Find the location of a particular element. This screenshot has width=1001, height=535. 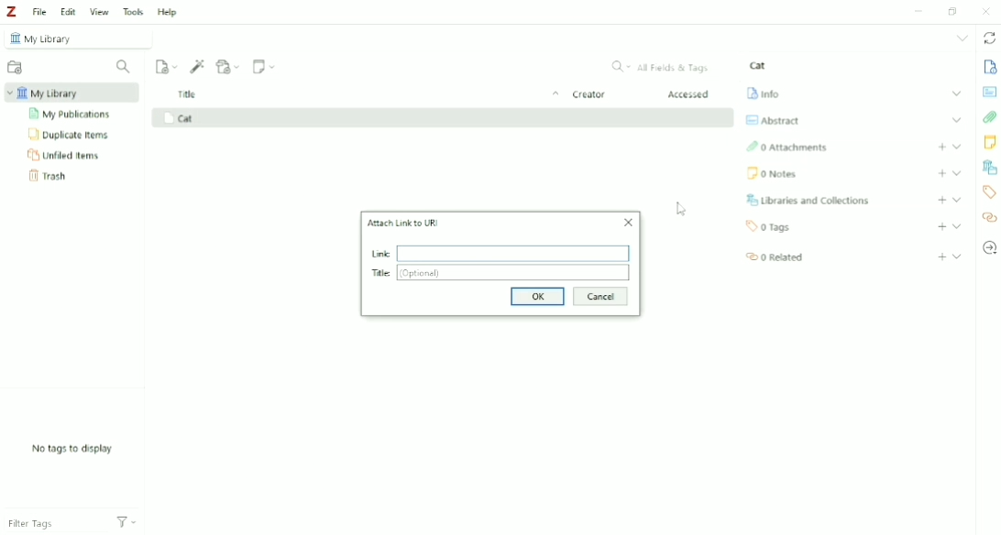

Expand section is located at coordinates (958, 119).